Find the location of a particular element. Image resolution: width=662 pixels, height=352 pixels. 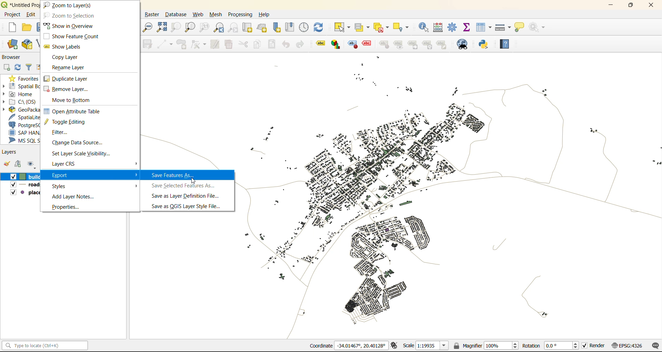

zoom last is located at coordinates (220, 28).